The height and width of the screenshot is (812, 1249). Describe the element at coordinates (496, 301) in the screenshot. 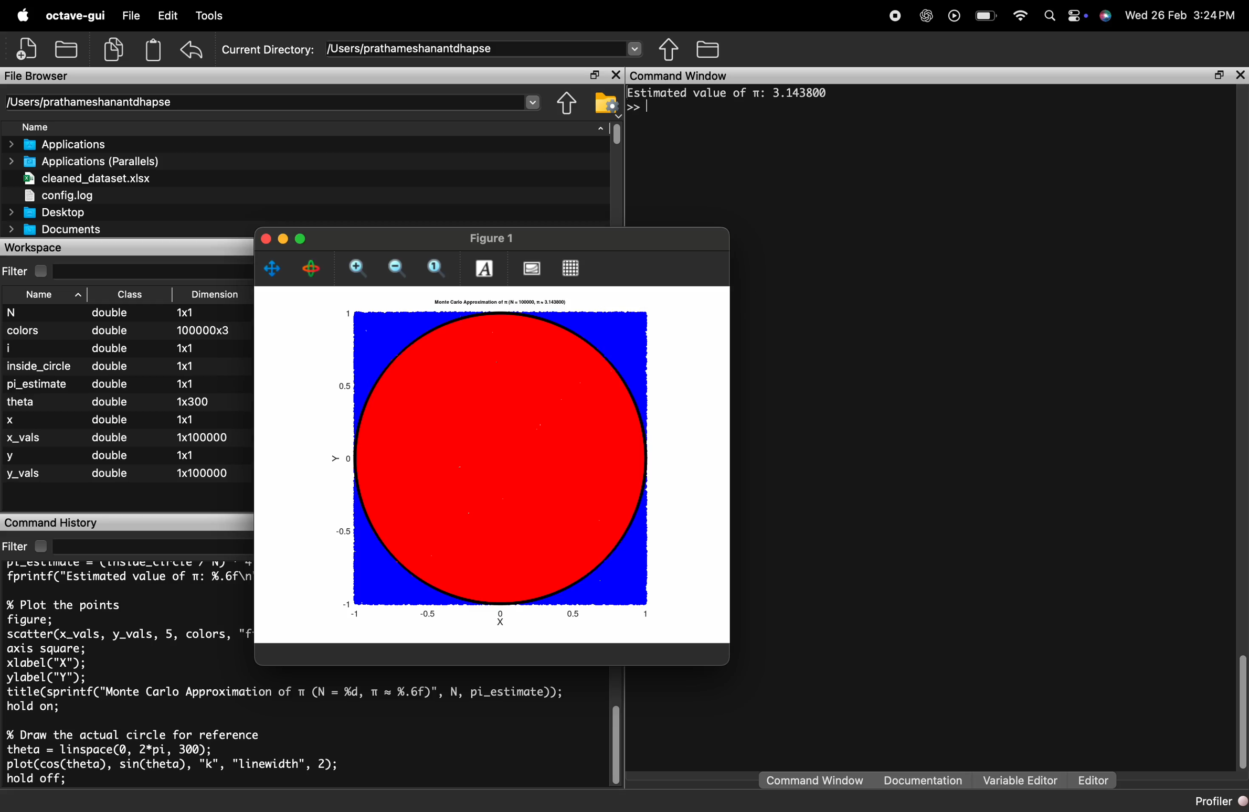

I see `Monte Carlo Approximation of (N = 100000, mt 3.143800)
Rr Sy abet RE C0 ge mo Ths RPL` at that location.